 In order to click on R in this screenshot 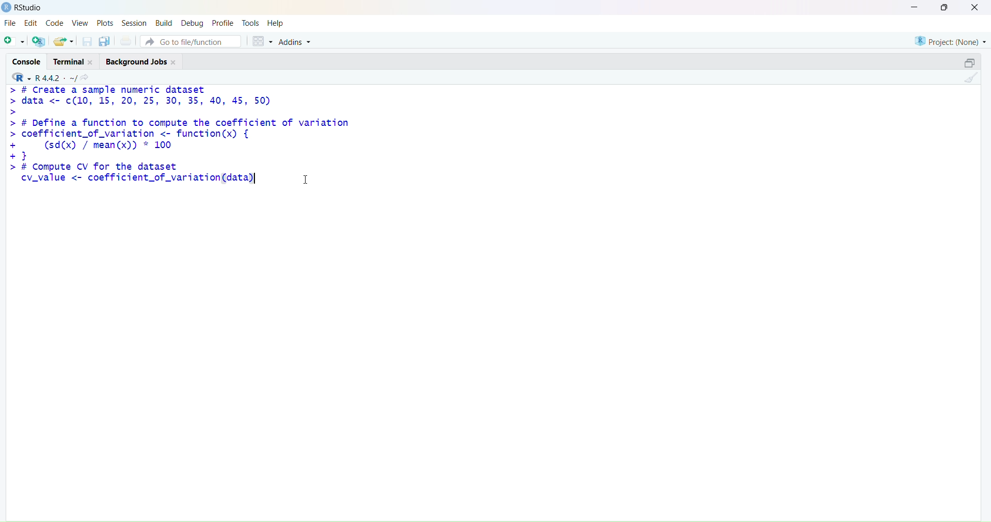, I will do `click(22, 77)`.